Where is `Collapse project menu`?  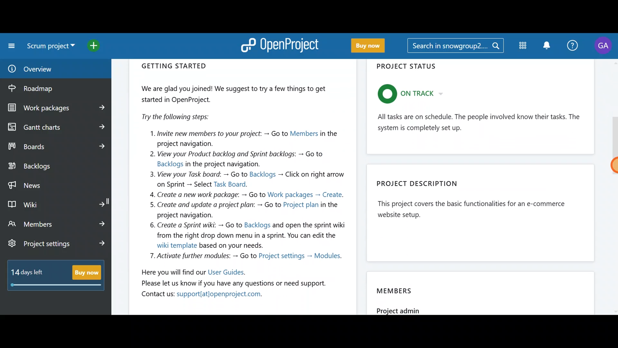
Collapse project menu is located at coordinates (10, 46).